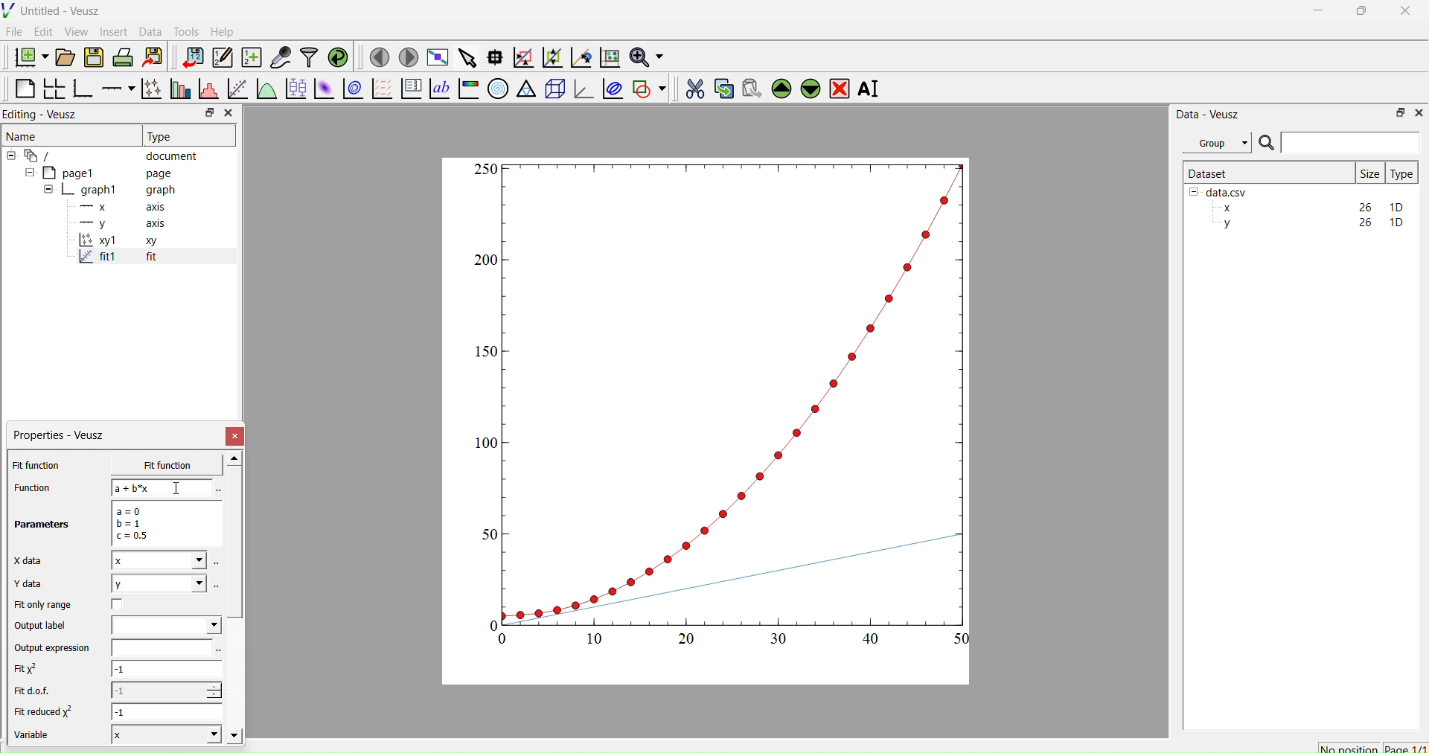 This screenshot has height=753, width=1429. What do you see at coordinates (1358, 13) in the screenshot?
I see `Restore Down` at bounding box center [1358, 13].